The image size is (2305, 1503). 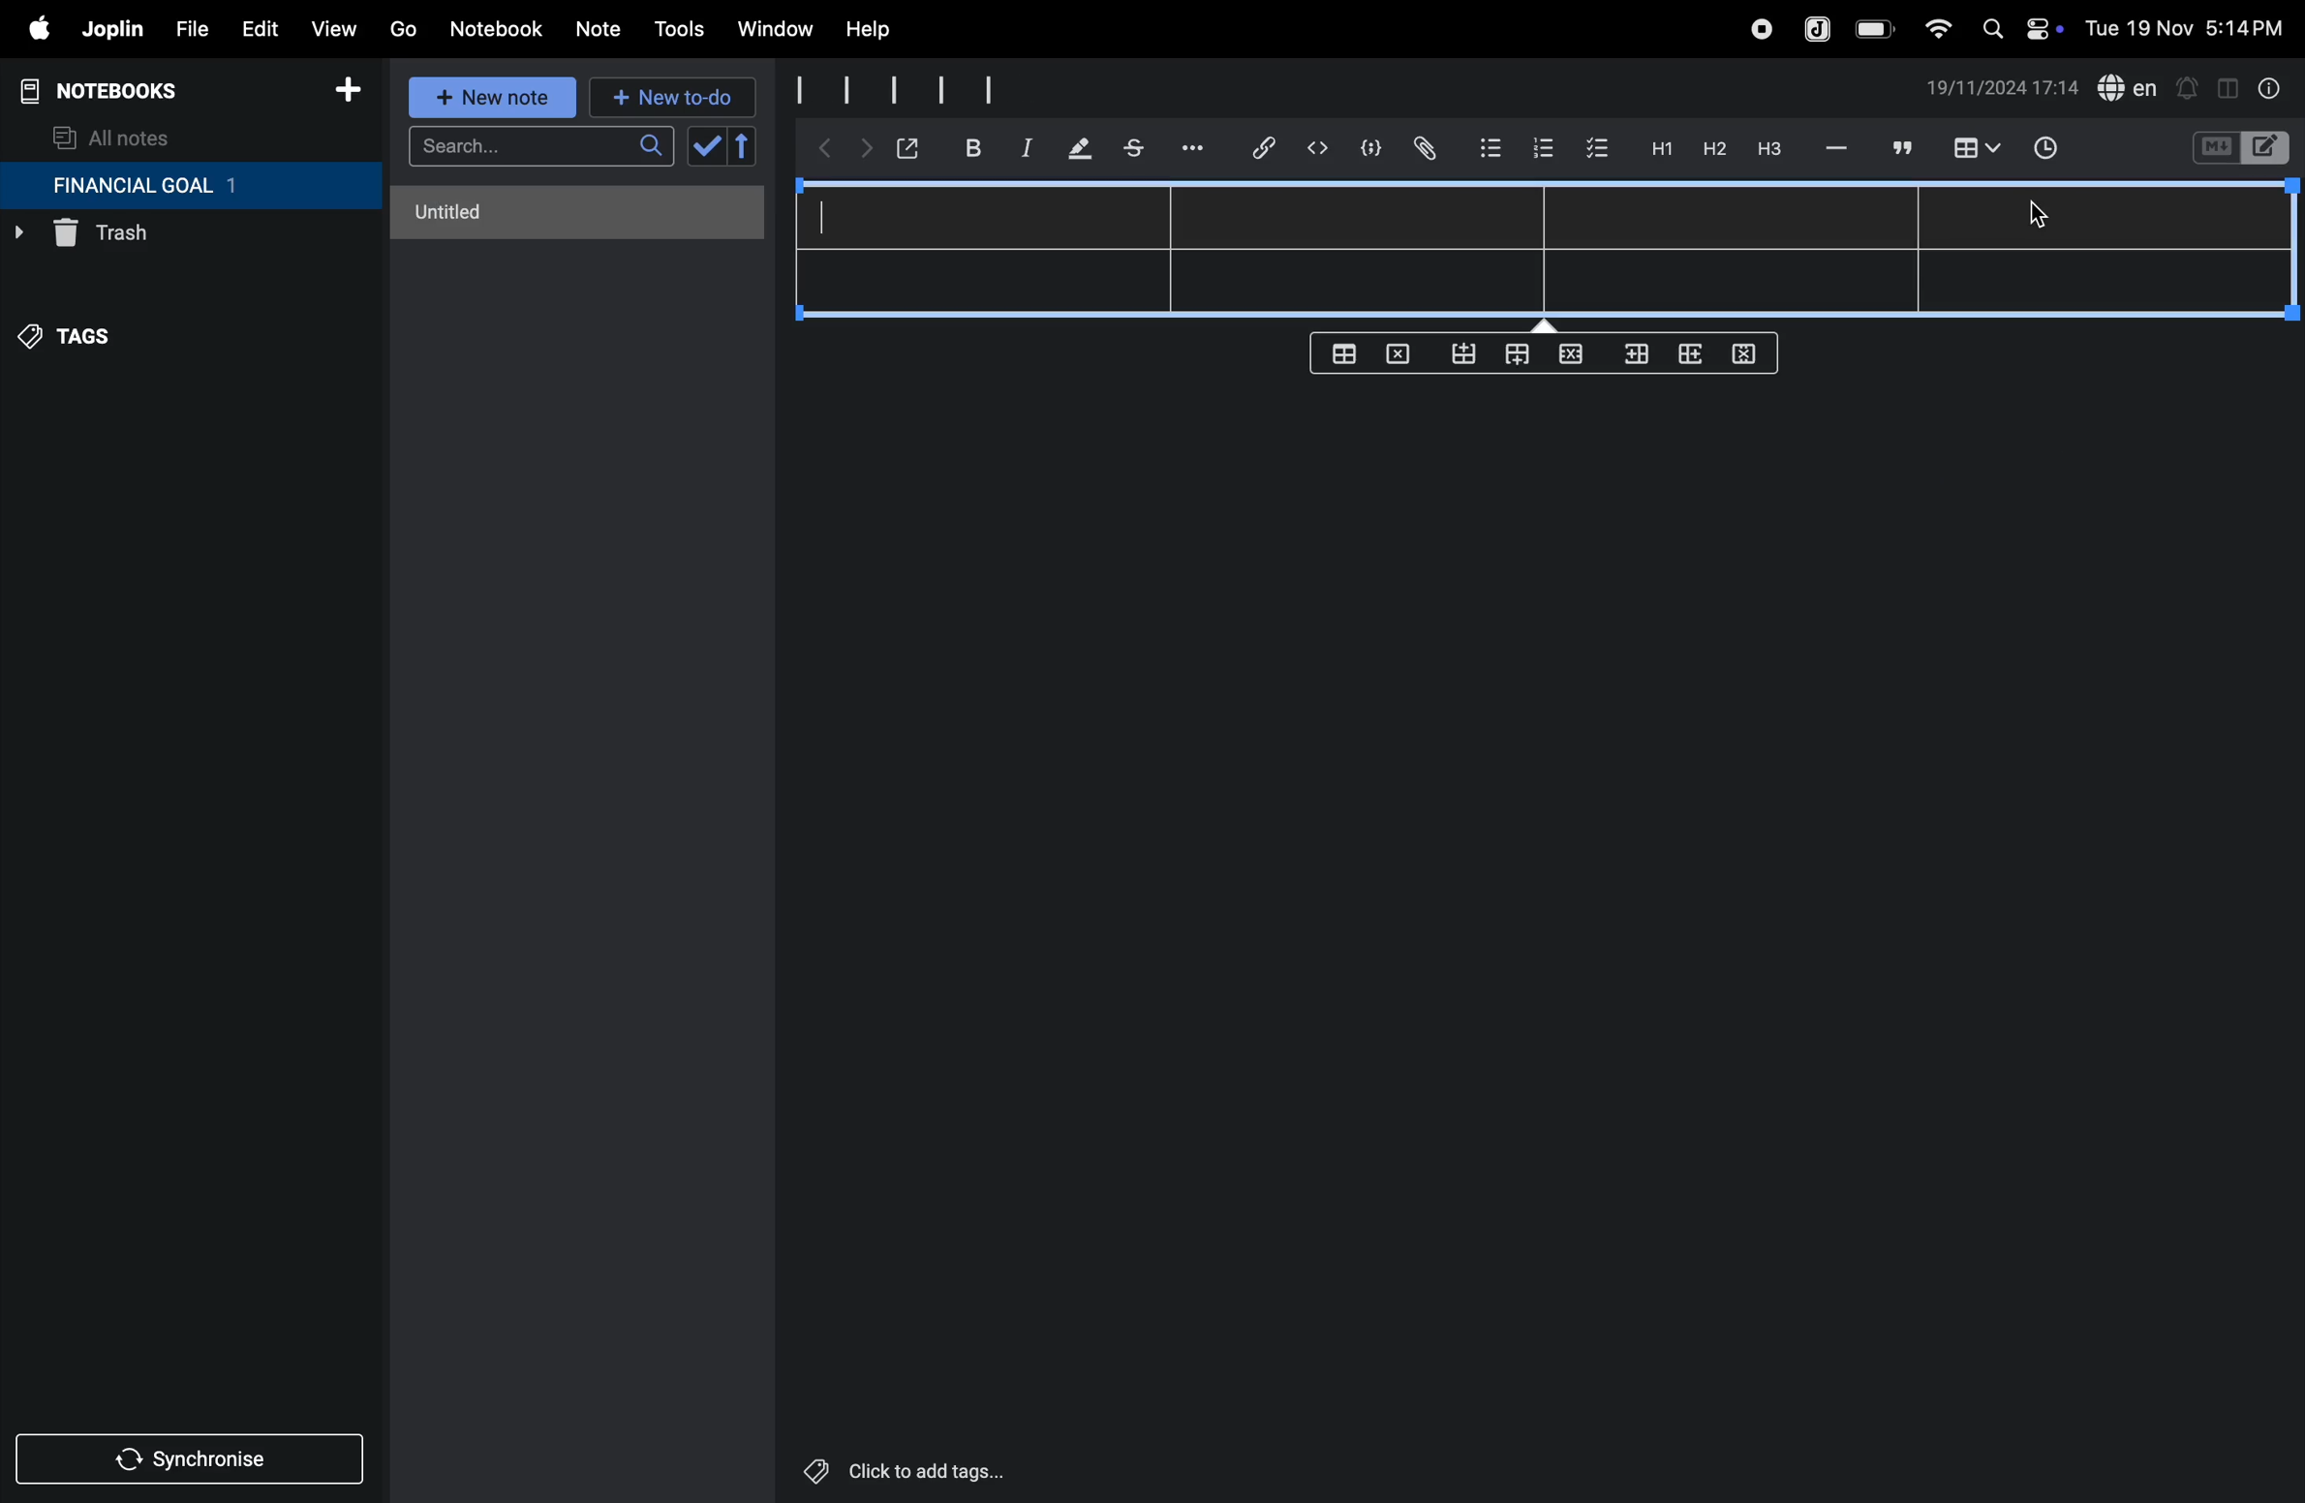 What do you see at coordinates (113, 137) in the screenshot?
I see `all notes` at bounding box center [113, 137].